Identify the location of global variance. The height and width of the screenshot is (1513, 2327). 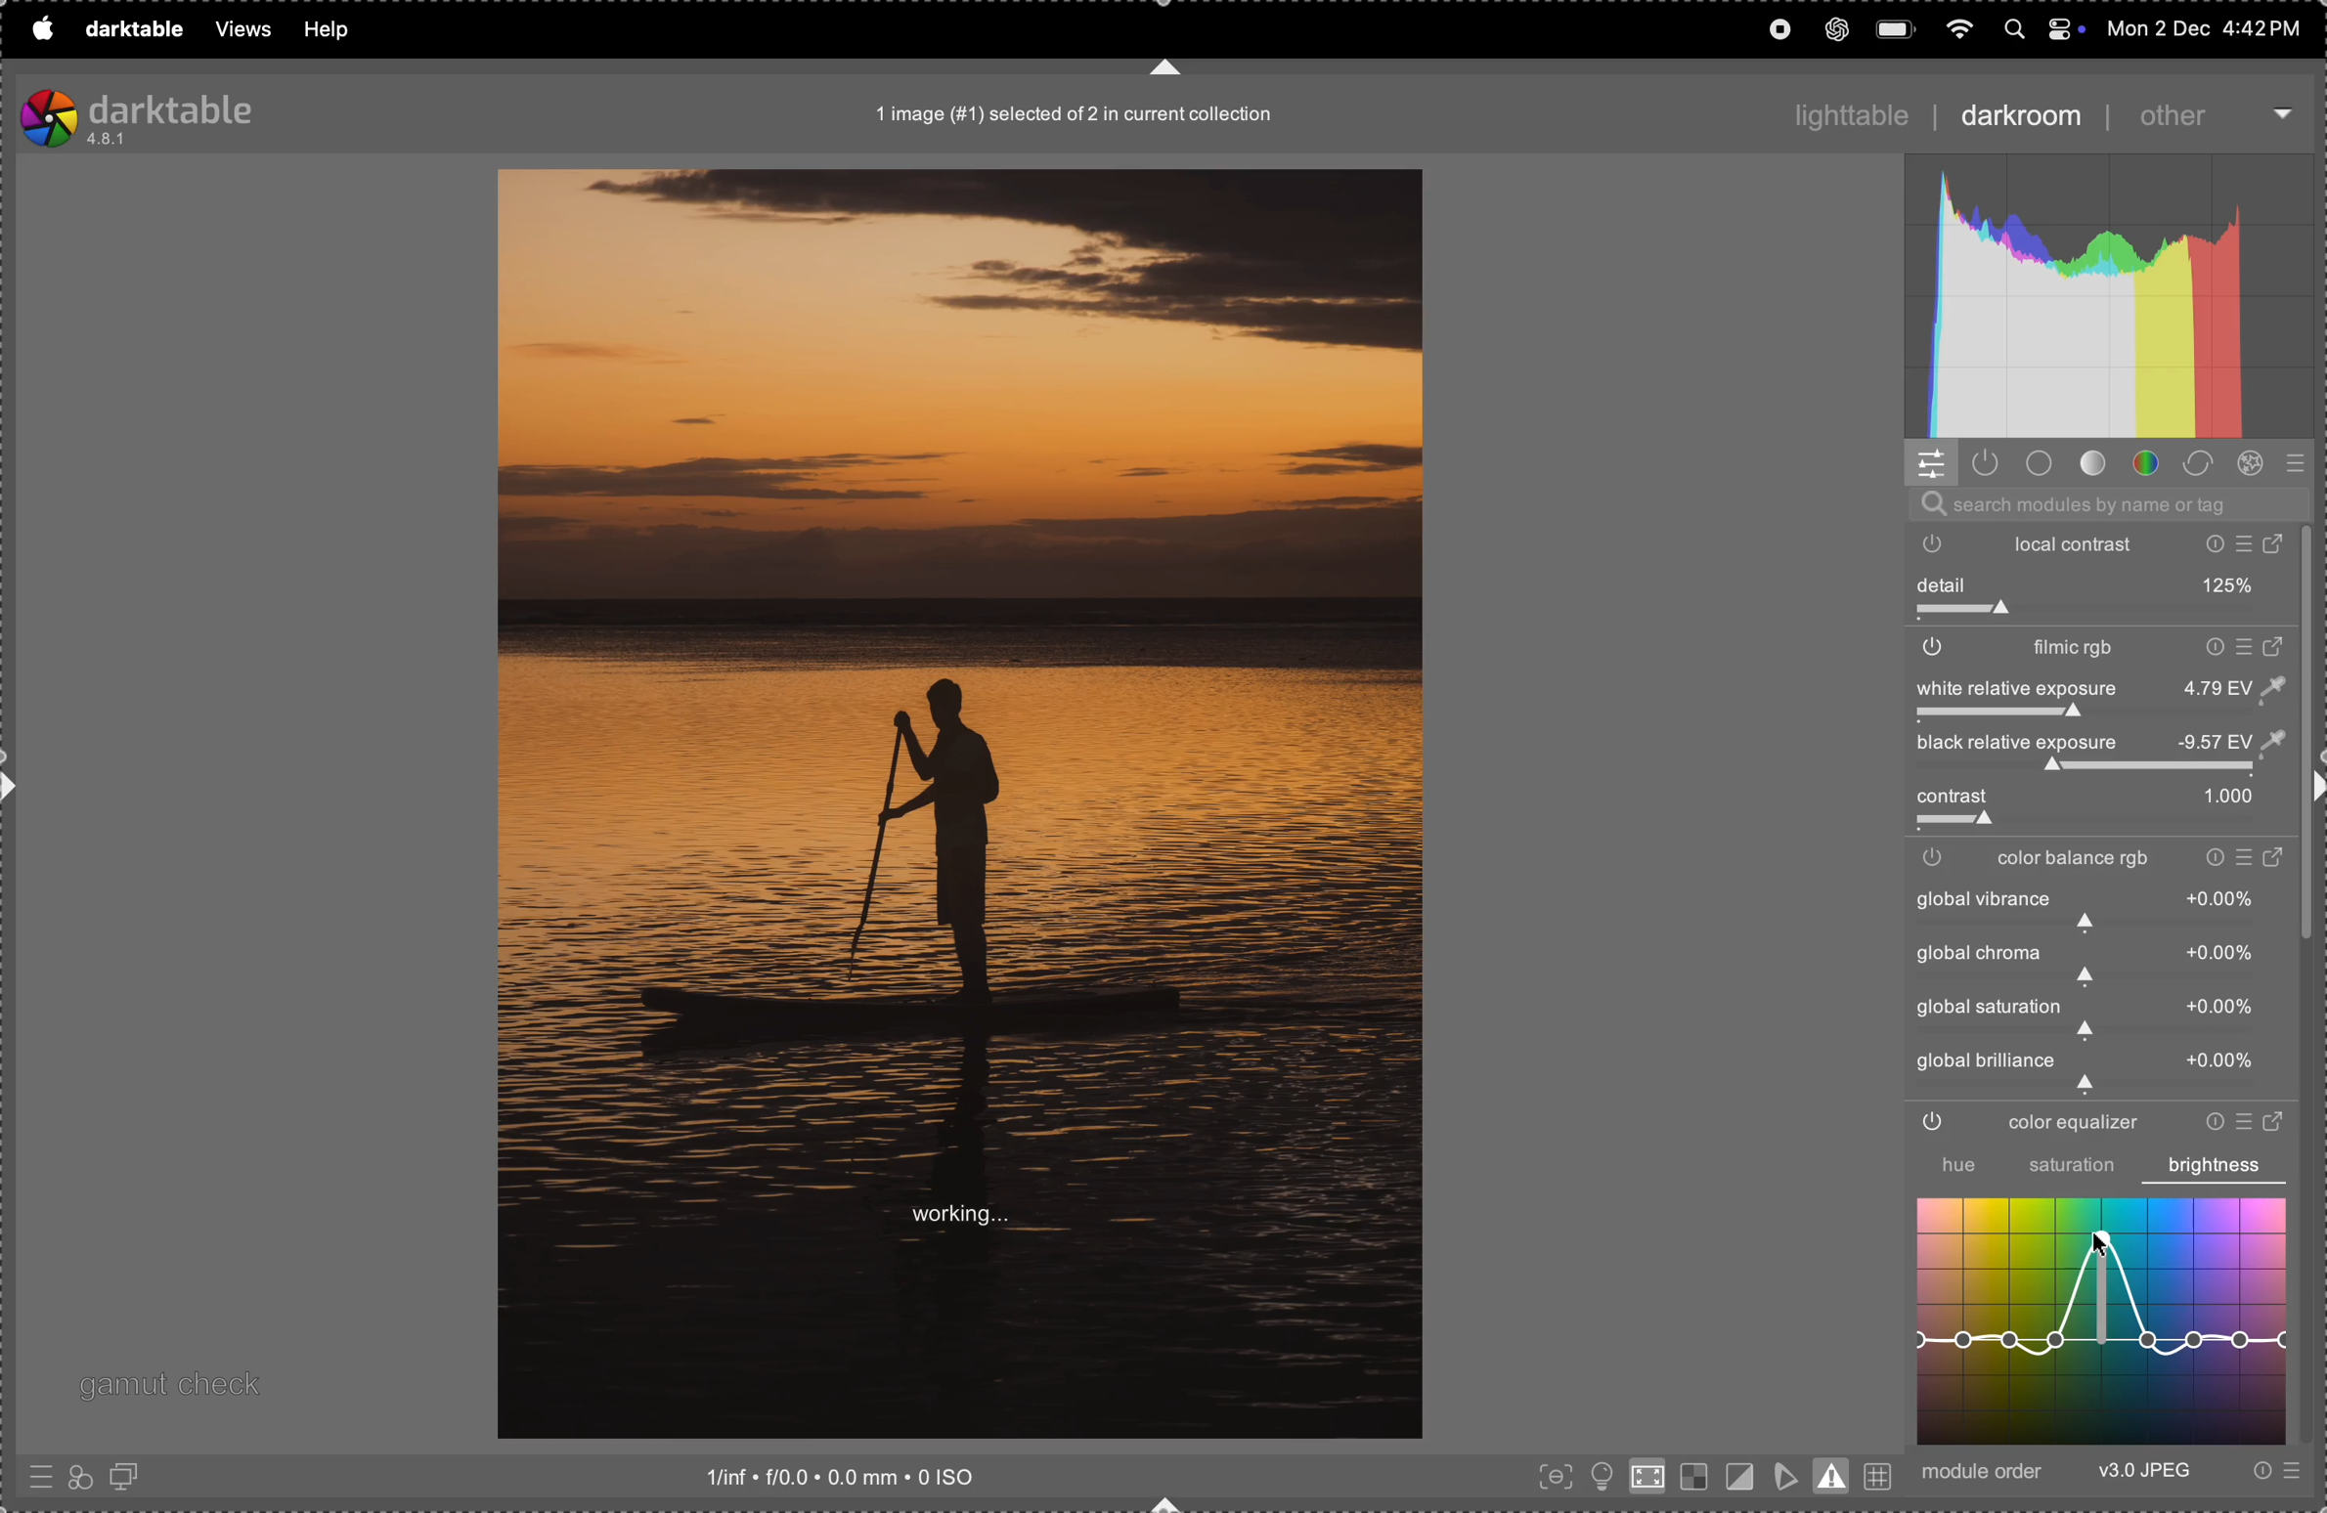
(2095, 962).